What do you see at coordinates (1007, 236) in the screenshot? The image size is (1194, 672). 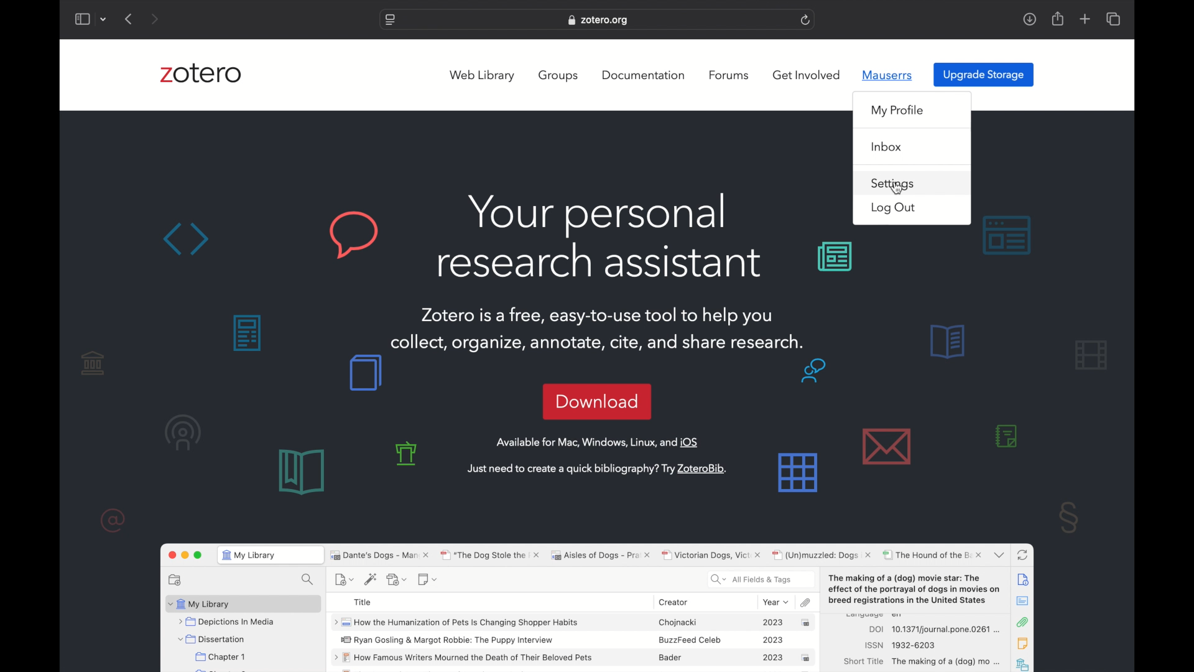 I see `background graphics` at bounding box center [1007, 236].